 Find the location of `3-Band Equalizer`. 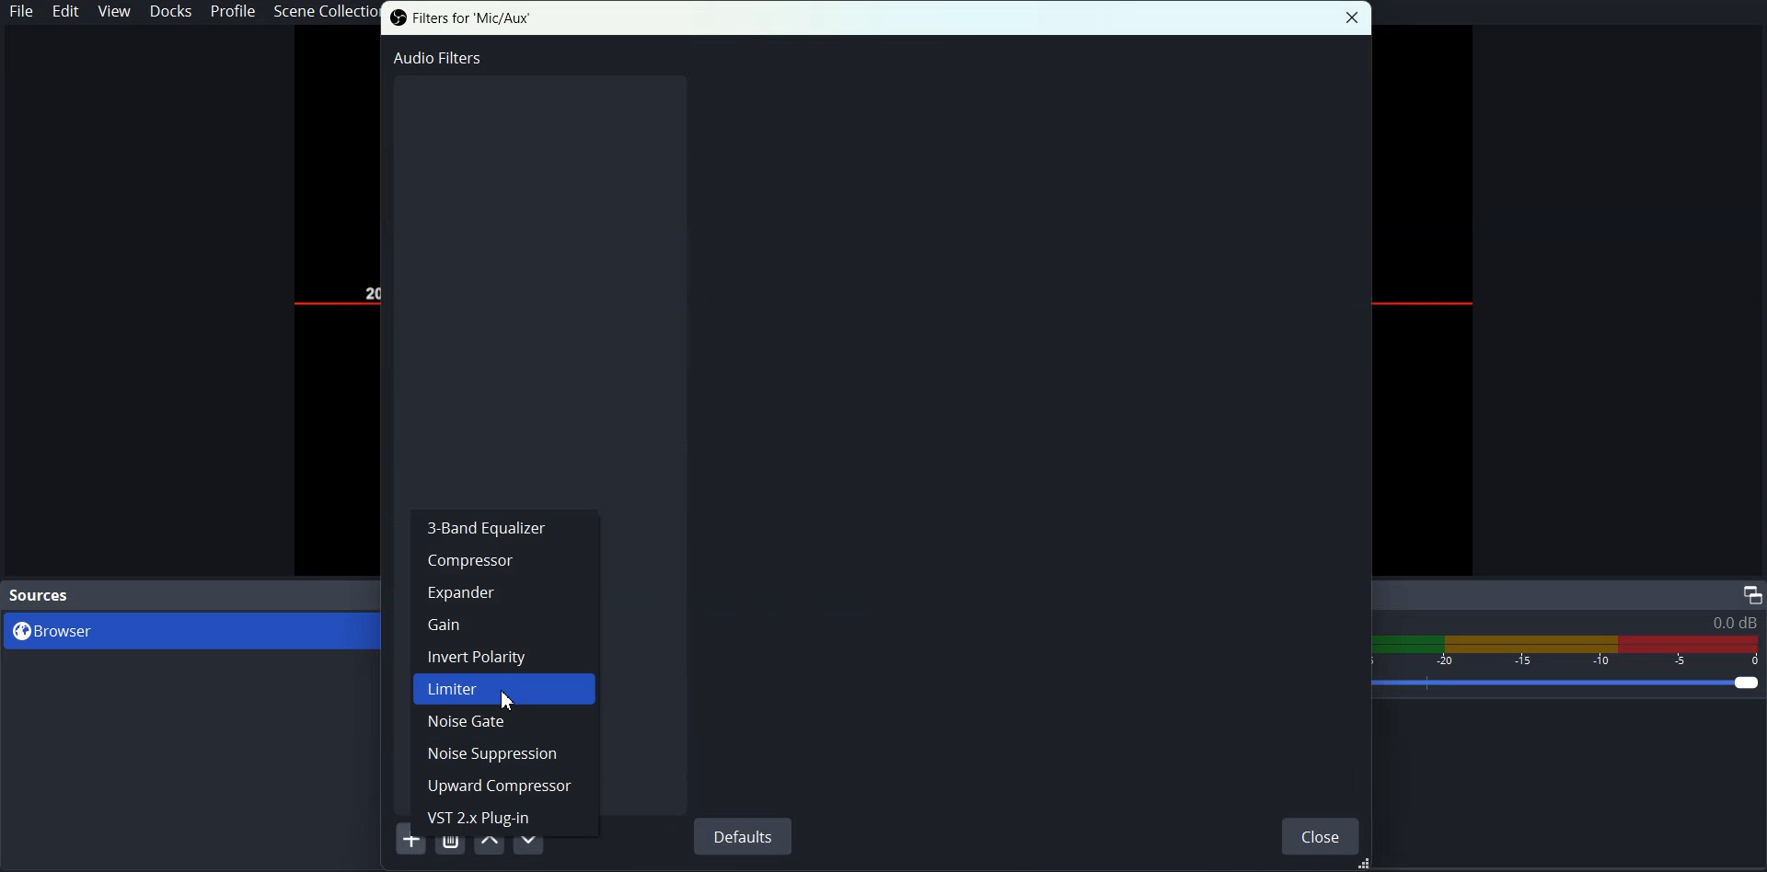

3-Band Equalizer is located at coordinates (503, 526).